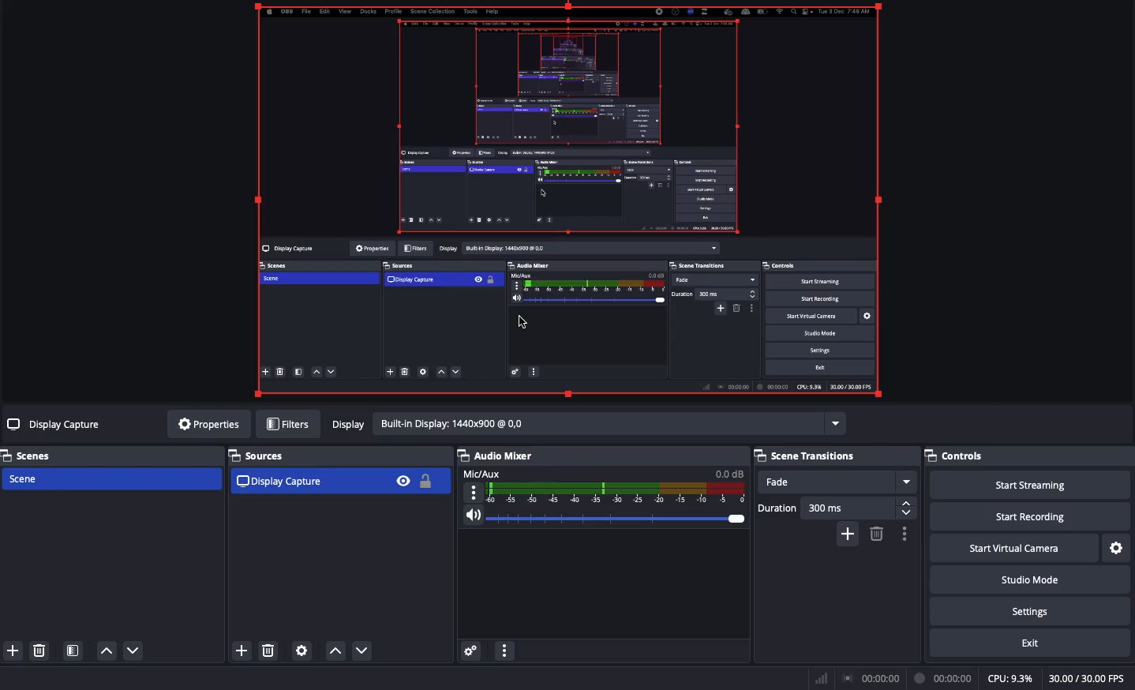 Image resolution: width=1135 pixels, height=690 pixels. Describe the element at coordinates (364, 652) in the screenshot. I see `move down` at that location.